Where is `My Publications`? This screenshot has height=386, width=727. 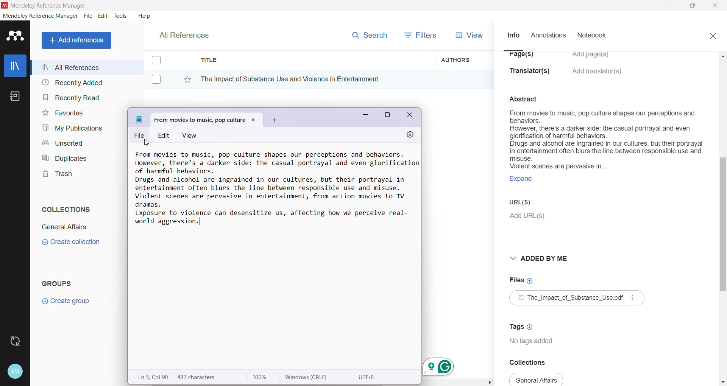 My Publications is located at coordinates (72, 128).